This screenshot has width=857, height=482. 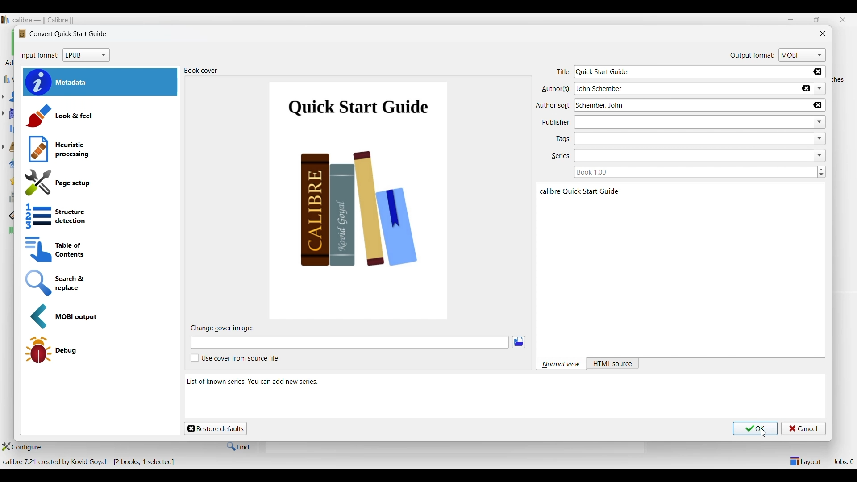 I want to click on Structure detection, so click(x=99, y=216).